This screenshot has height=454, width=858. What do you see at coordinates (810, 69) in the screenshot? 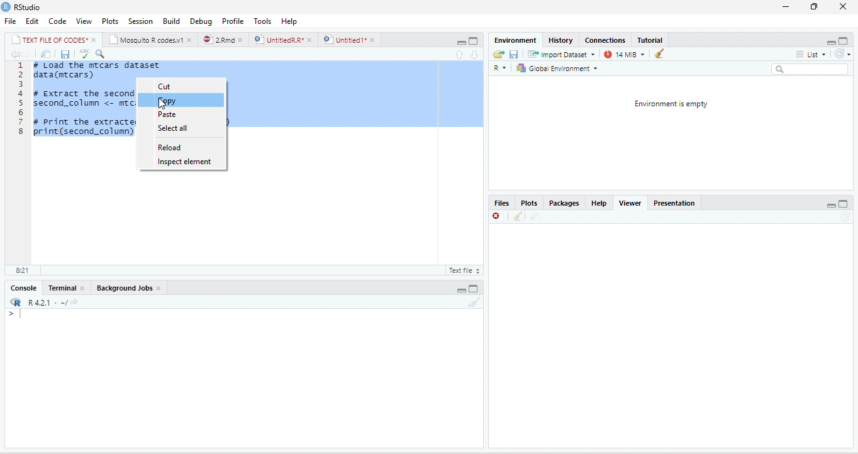
I see `search` at bounding box center [810, 69].